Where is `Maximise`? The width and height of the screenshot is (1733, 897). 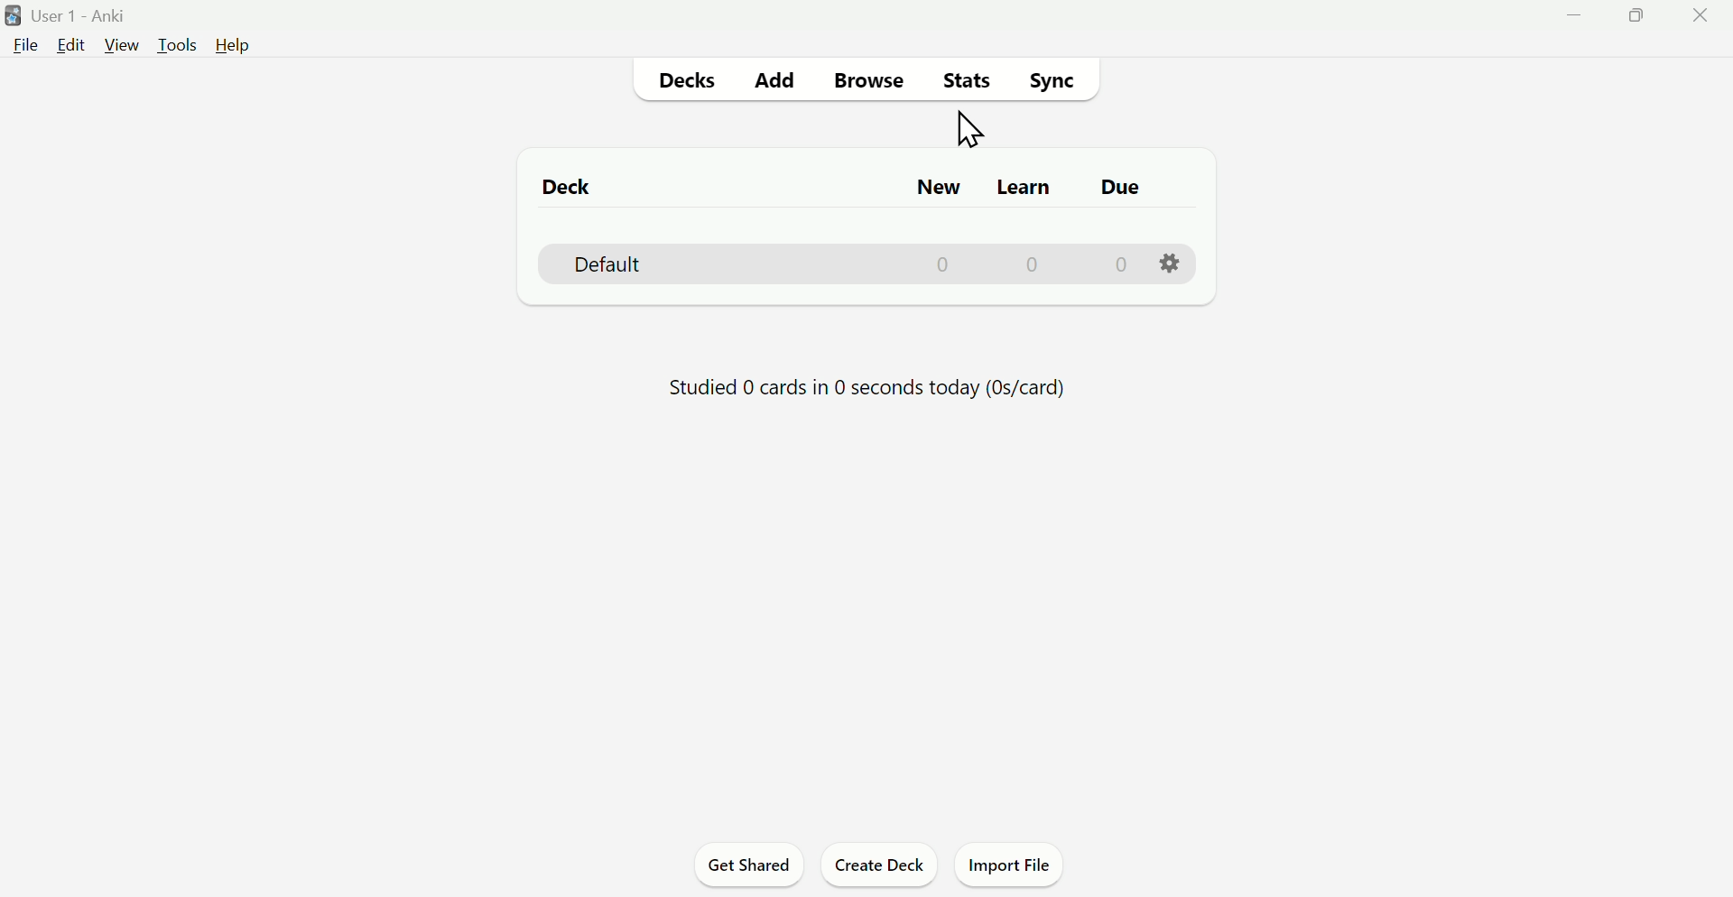
Maximise is located at coordinates (1644, 19).